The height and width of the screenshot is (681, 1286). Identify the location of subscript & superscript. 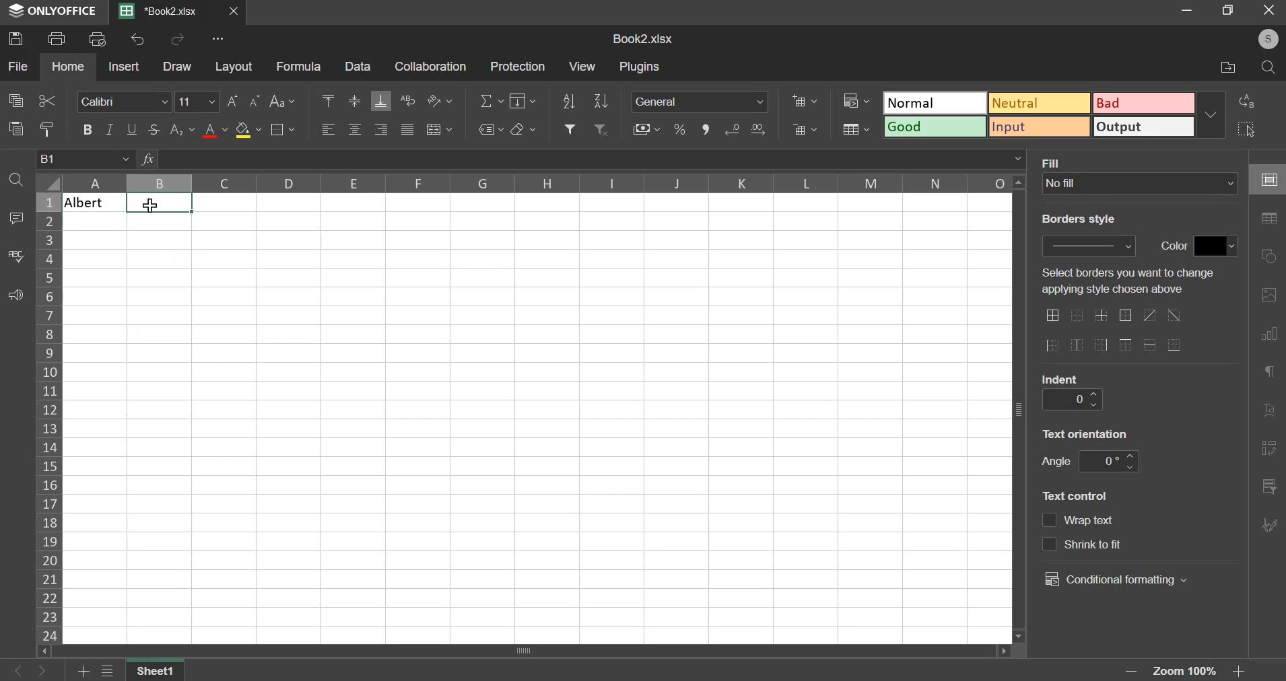
(182, 129).